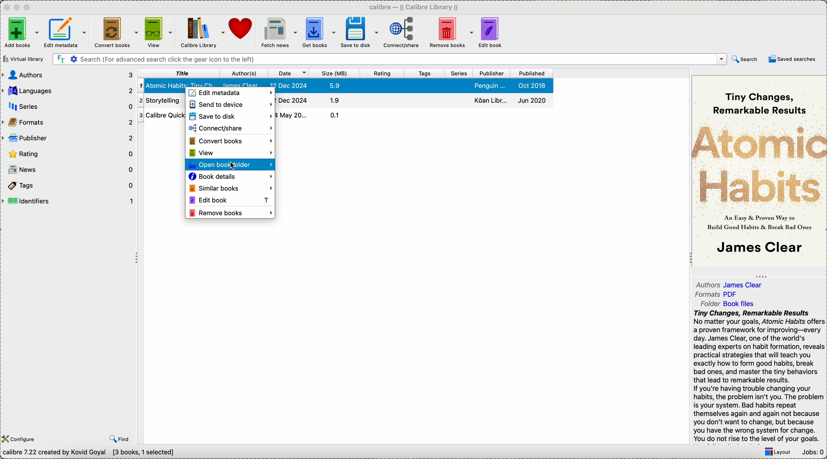  What do you see at coordinates (759, 376) in the screenshot?
I see `summary` at bounding box center [759, 376].